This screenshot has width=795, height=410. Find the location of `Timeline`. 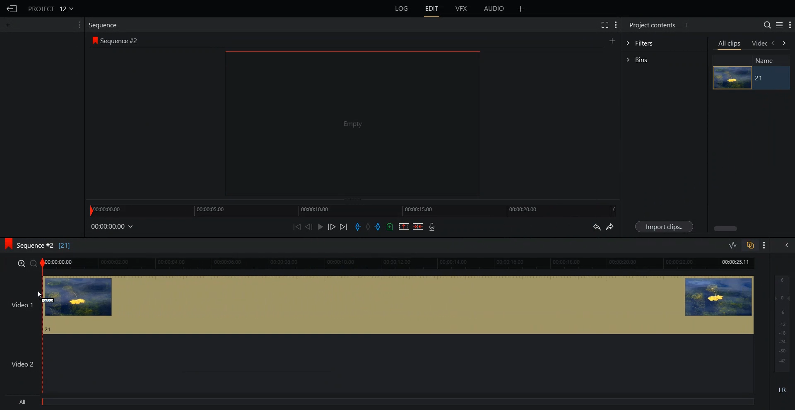

Timeline is located at coordinates (354, 209).